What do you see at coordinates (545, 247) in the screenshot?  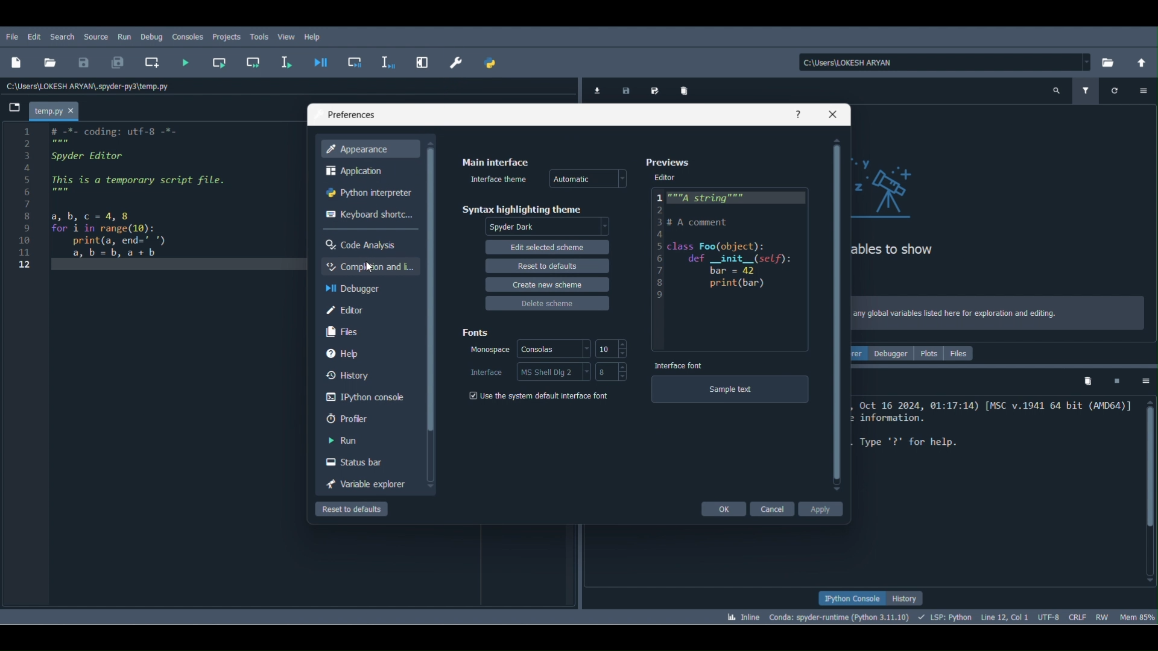 I see `Edit selected scheme` at bounding box center [545, 247].